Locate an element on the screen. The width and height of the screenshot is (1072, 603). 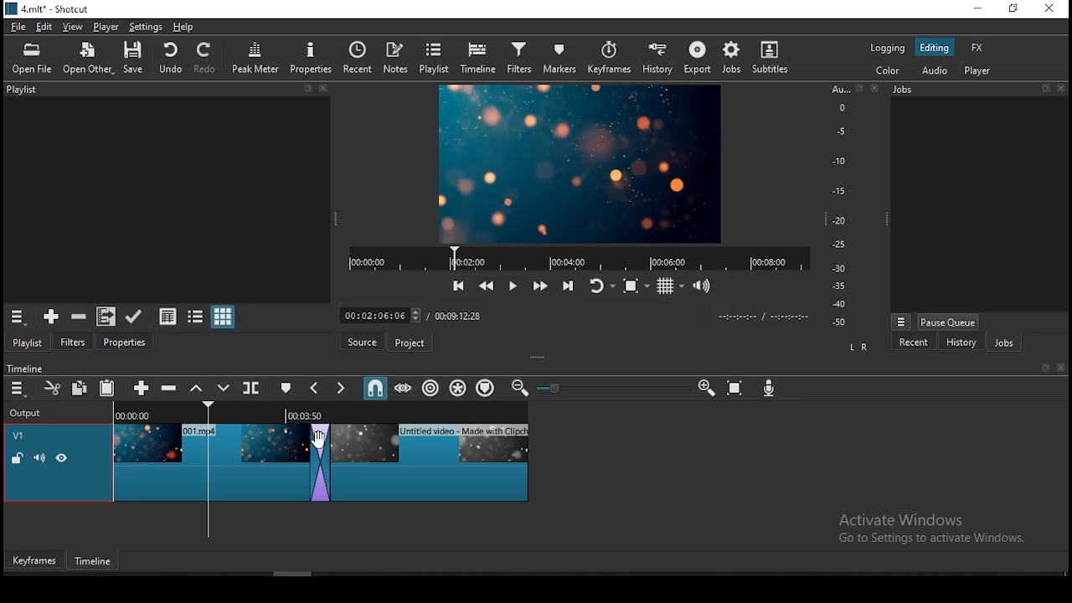
properties is located at coordinates (311, 57).